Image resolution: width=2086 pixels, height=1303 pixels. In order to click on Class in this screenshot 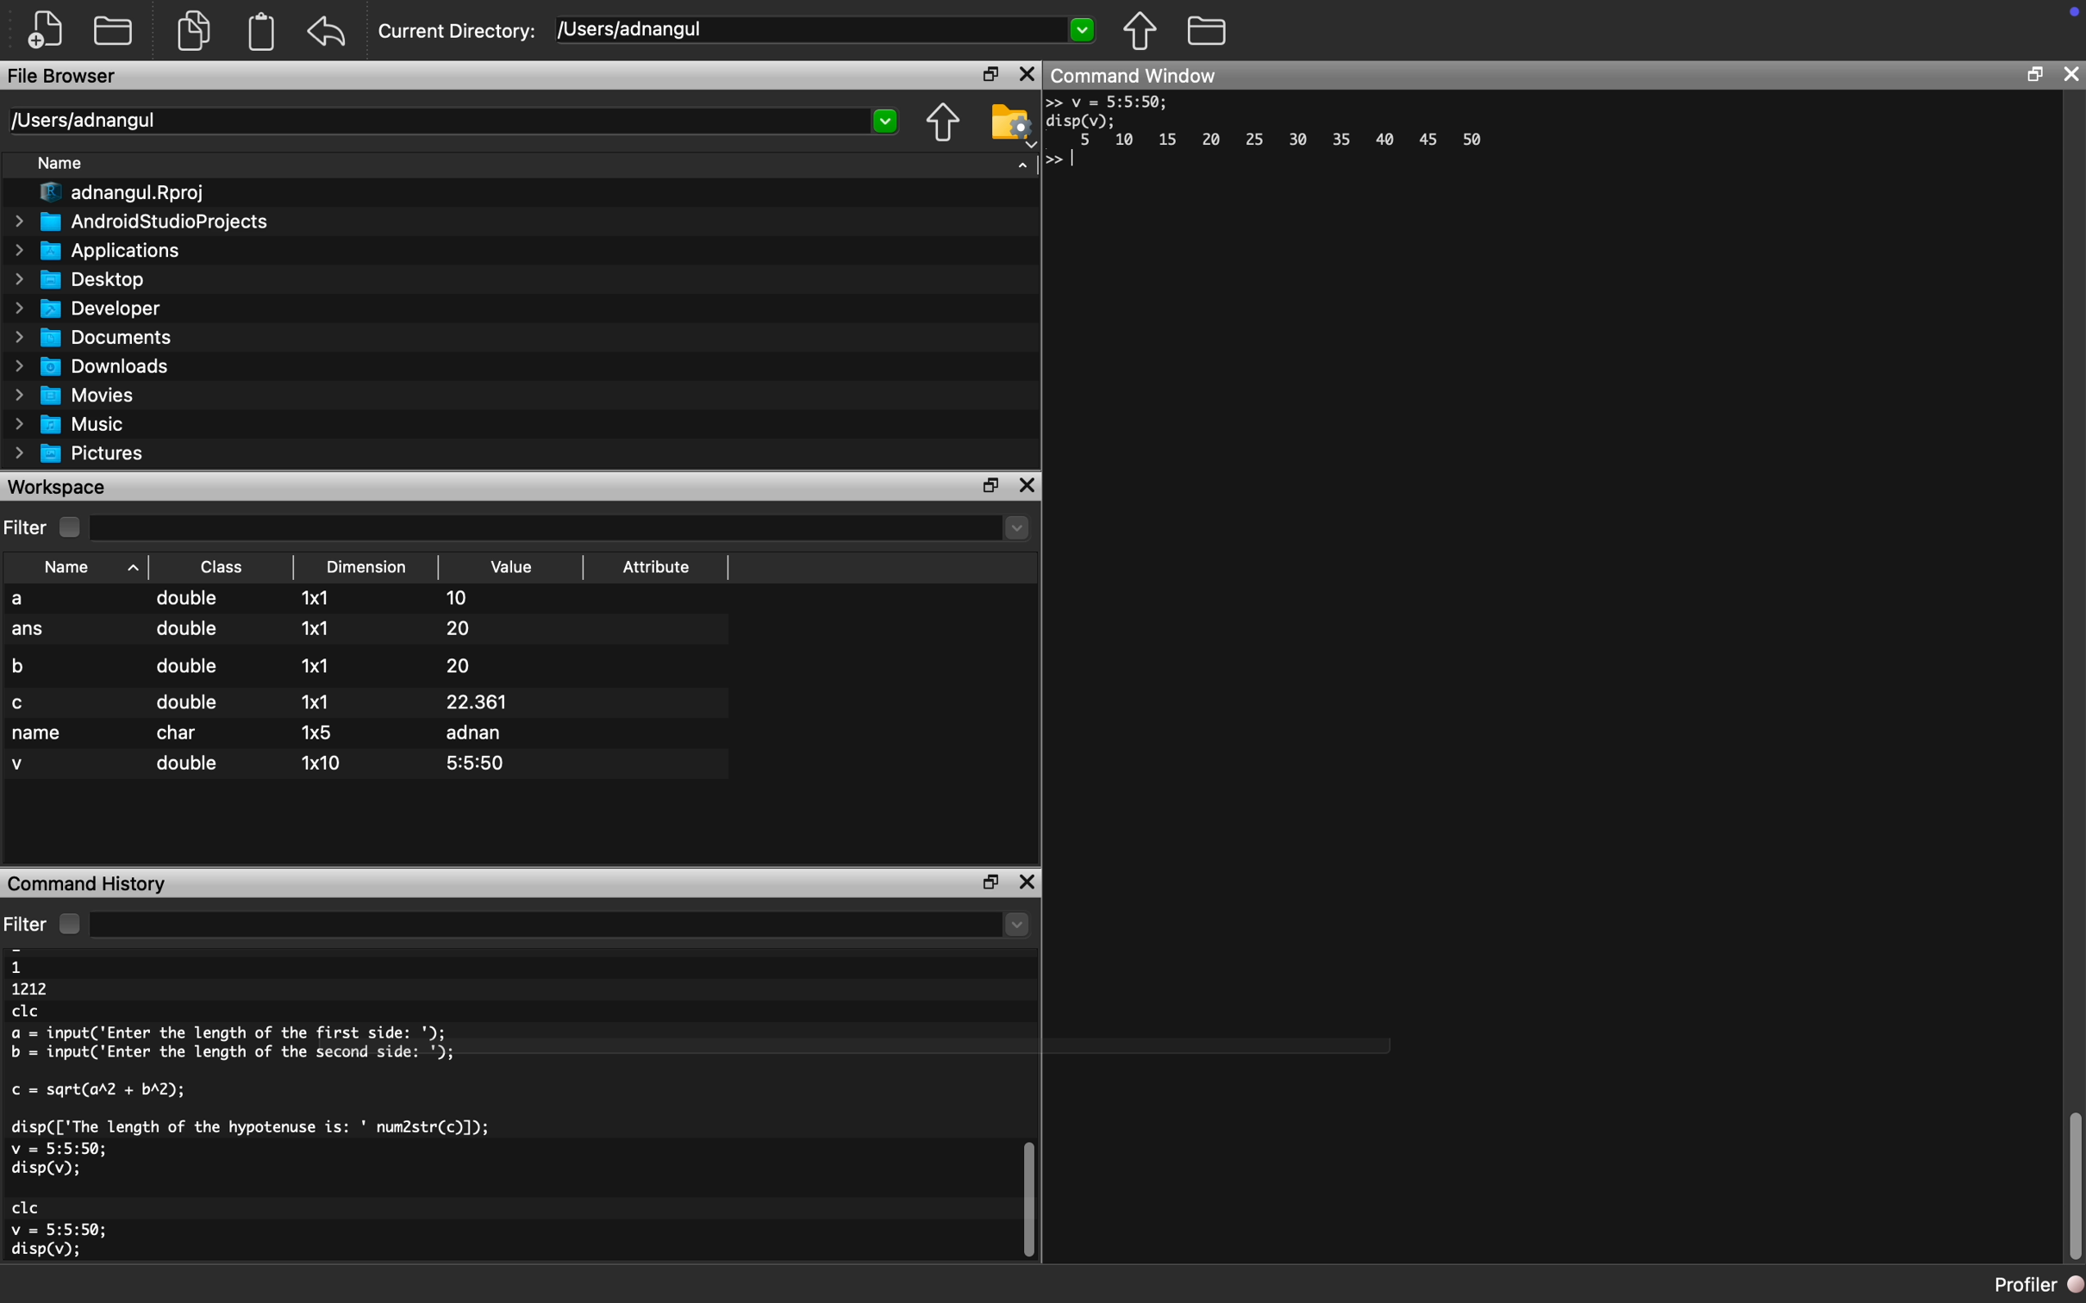, I will do `click(223, 565)`.